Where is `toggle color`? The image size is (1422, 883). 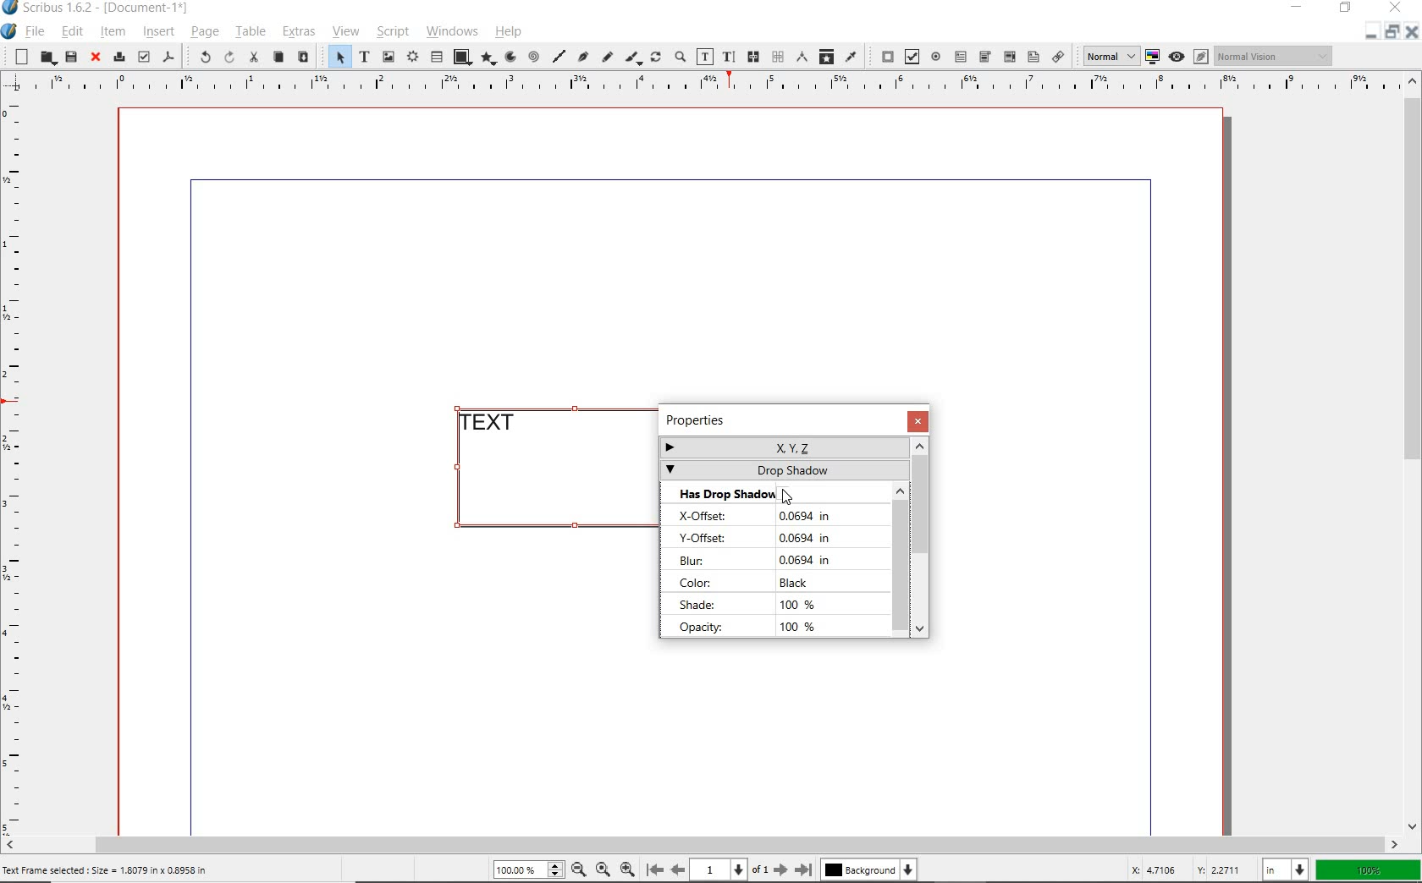
toggle color is located at coordinates (1154, 56).